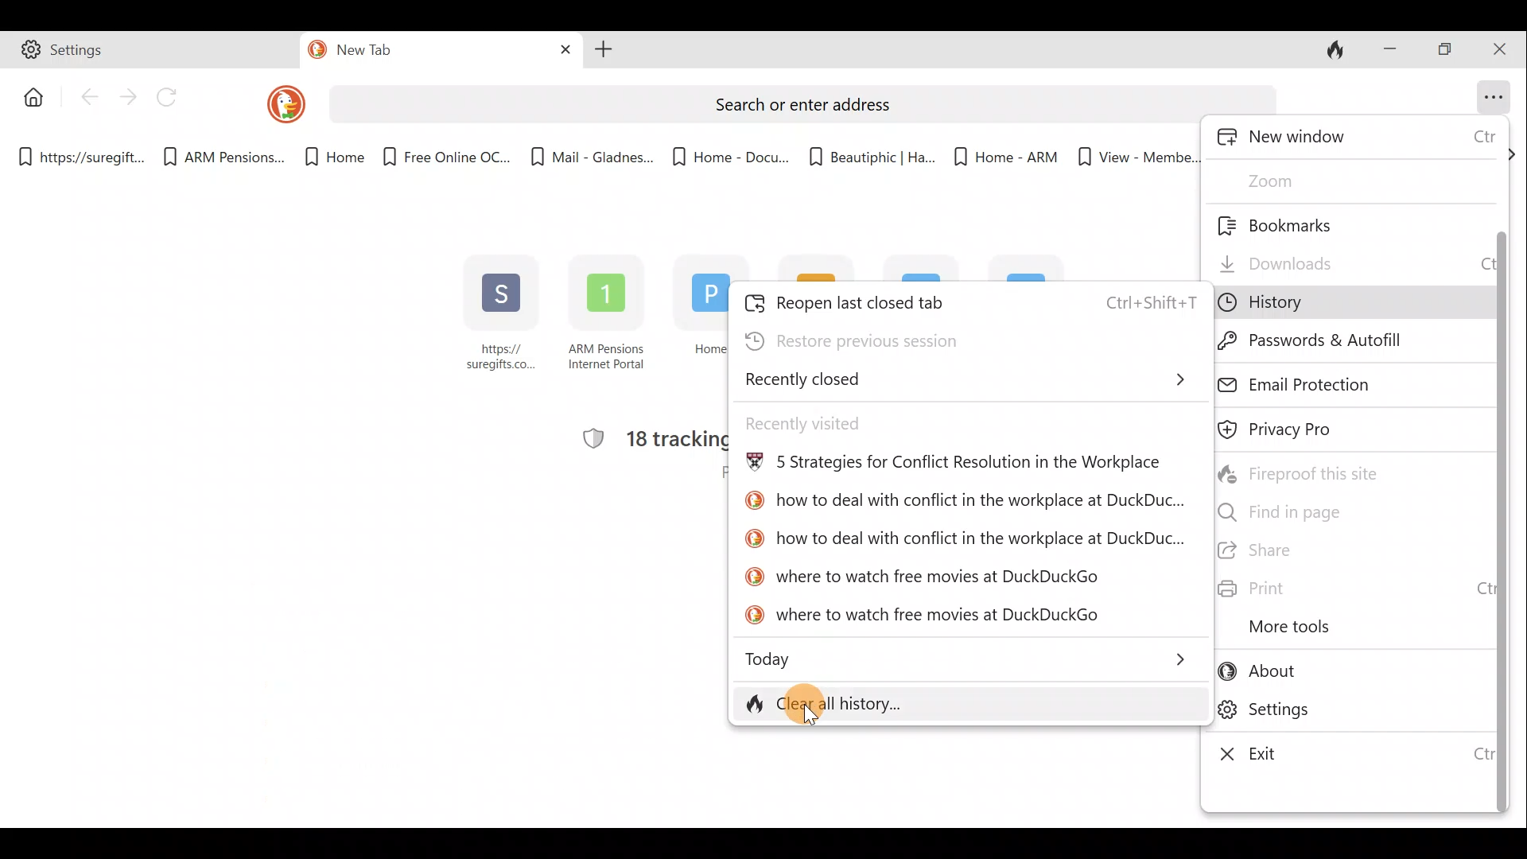  I want to click on Restore previous session, so click(904, 339).